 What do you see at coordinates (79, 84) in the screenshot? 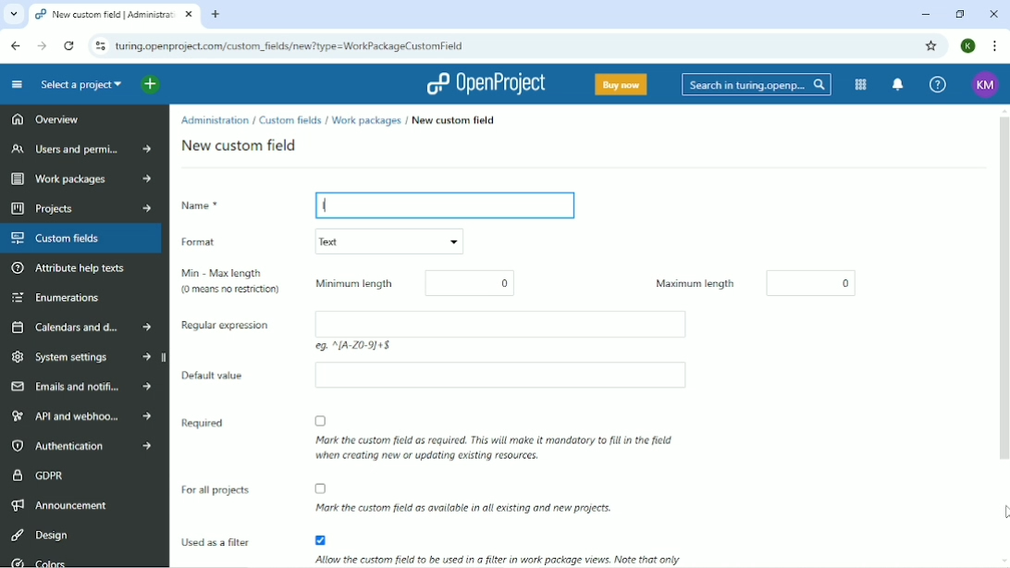
I see `Select a project` at bounding box center [79, 84].